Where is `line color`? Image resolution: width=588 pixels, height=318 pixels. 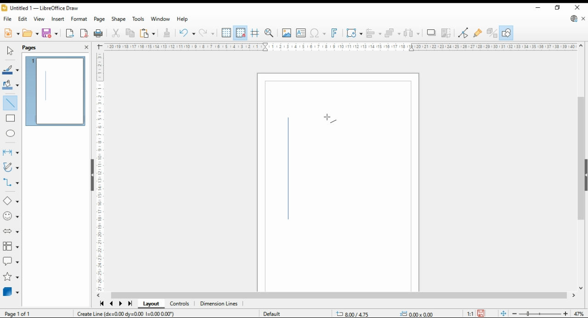
line color is located at coordinates (11, 70).